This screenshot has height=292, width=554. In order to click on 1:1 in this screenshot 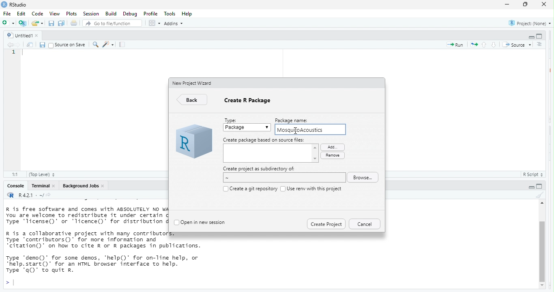, I will do `click(14, 174)`.